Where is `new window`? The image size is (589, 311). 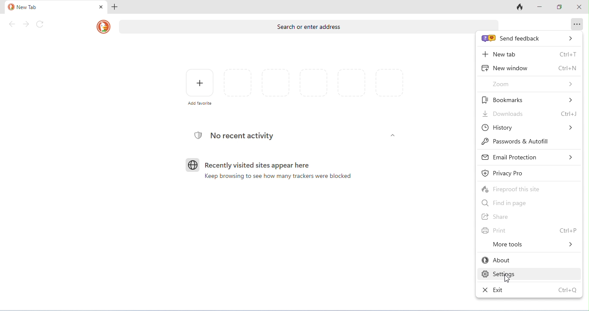
new window is located at coordinates (528, 68).